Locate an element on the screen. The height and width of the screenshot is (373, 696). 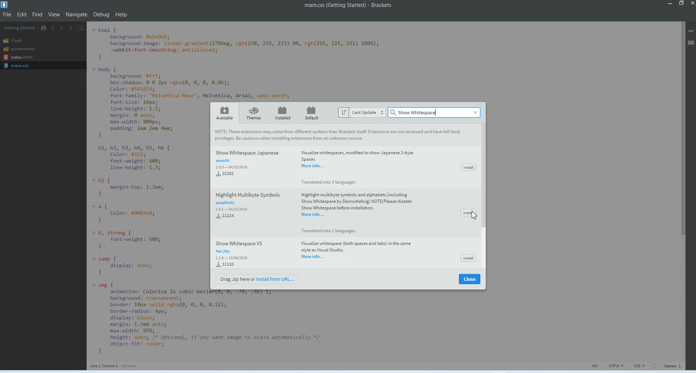
Themes is located at coordinates (253, 113).